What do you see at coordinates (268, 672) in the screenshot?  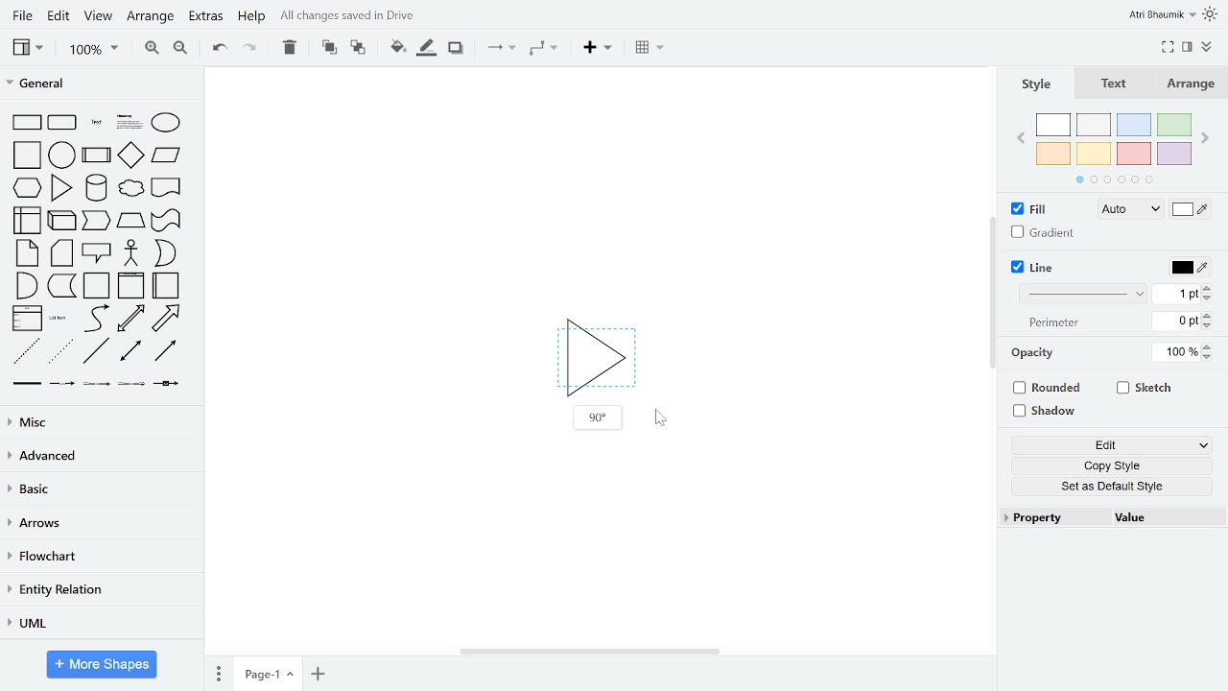 I see `current page` at bounding box center [268, 672].